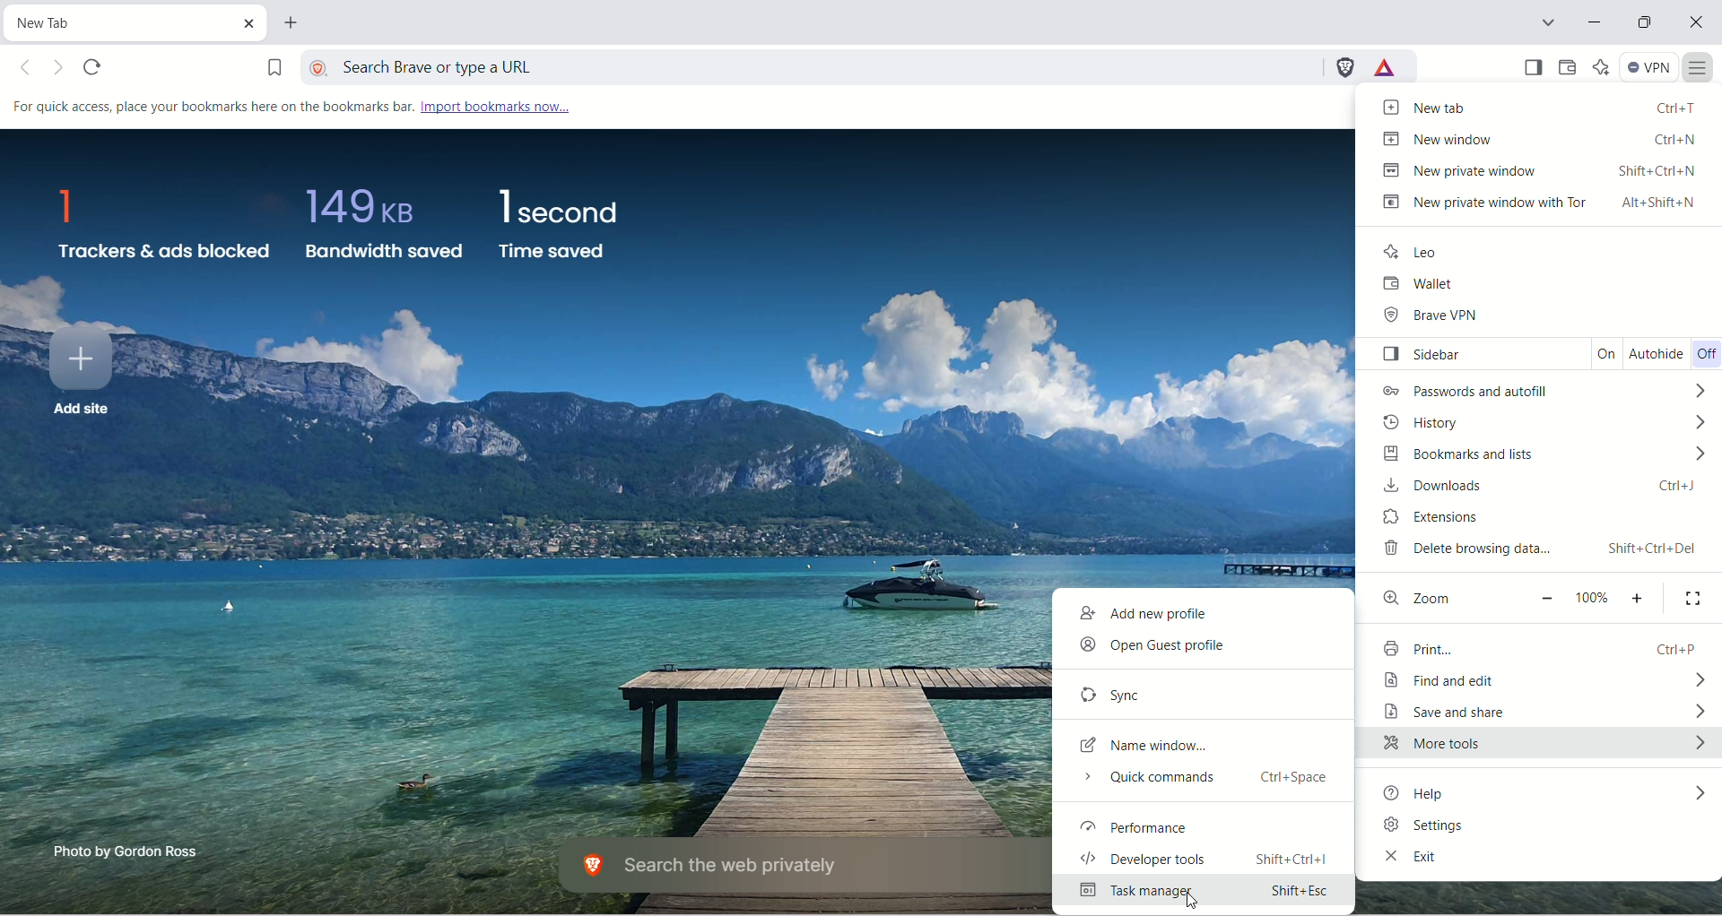 The height and width of the screenshot is (916, 1722). I want to click on bookmarks and lists, so click(1535, 454).